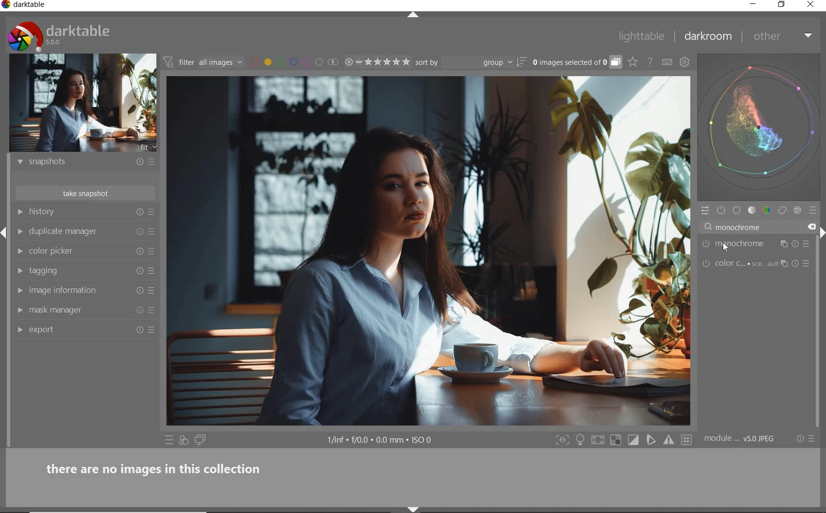 The image size is (826, 513). What do you see at coordinates (204, 63) in the screenshot?
I see `filter images based on their module order` at bounding box center [204, 63].